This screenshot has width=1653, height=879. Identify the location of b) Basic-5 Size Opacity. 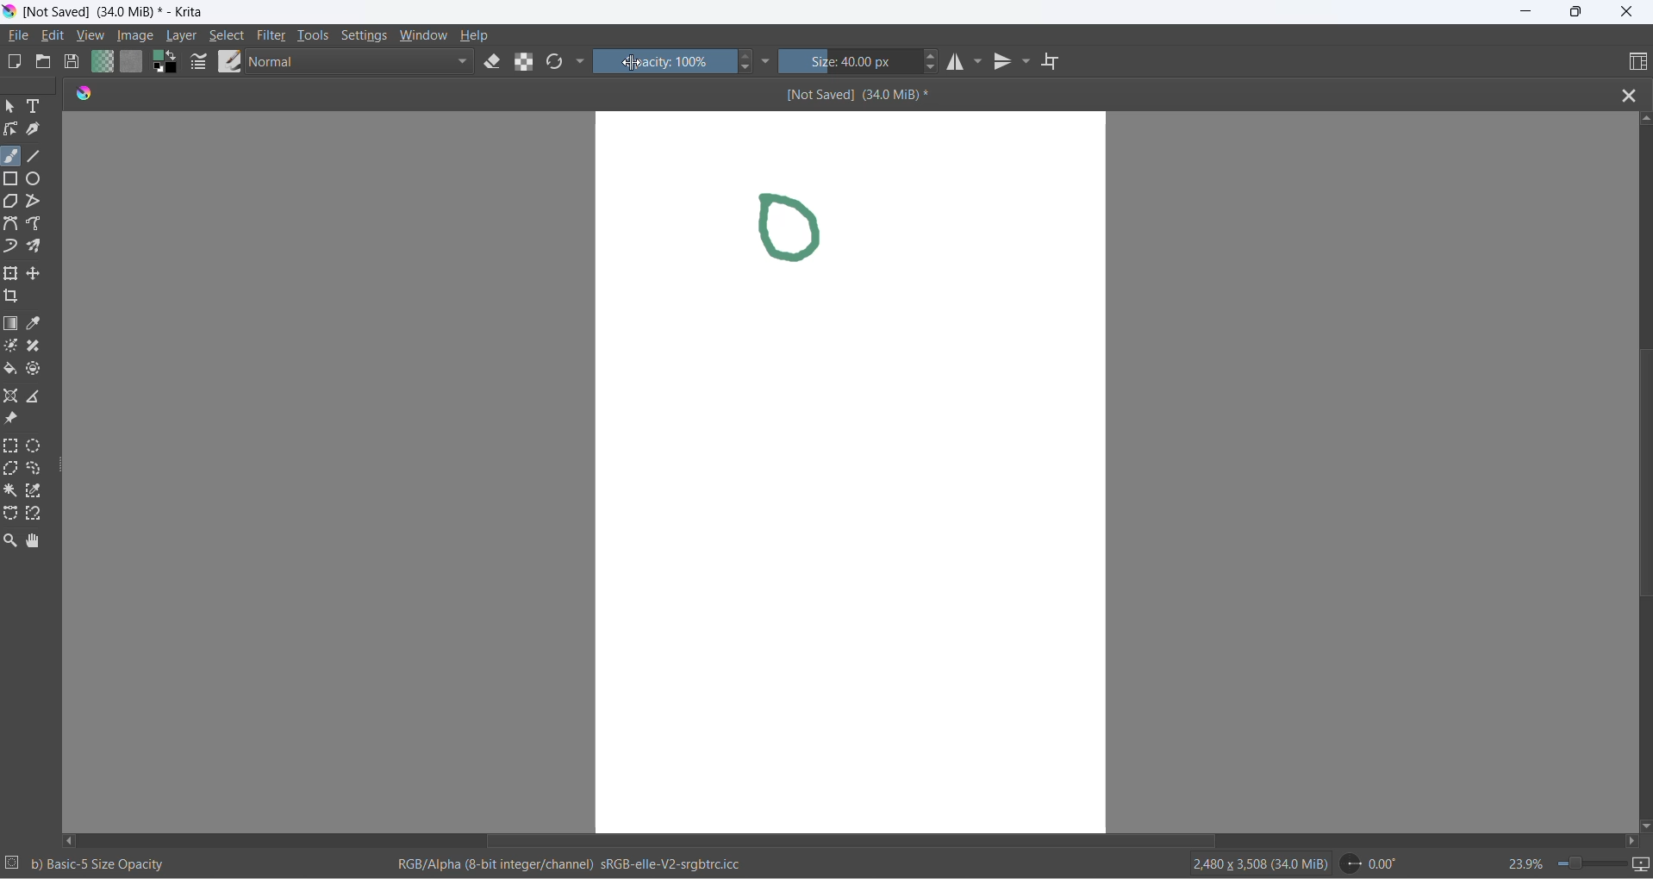
(101, 863).